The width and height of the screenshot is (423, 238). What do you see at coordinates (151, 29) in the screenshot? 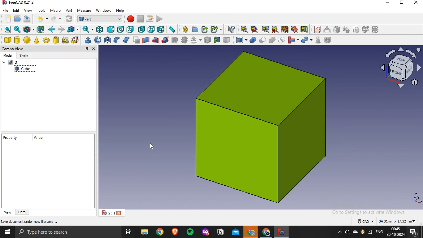
I see `bottom` at bounding box center [151, 29].